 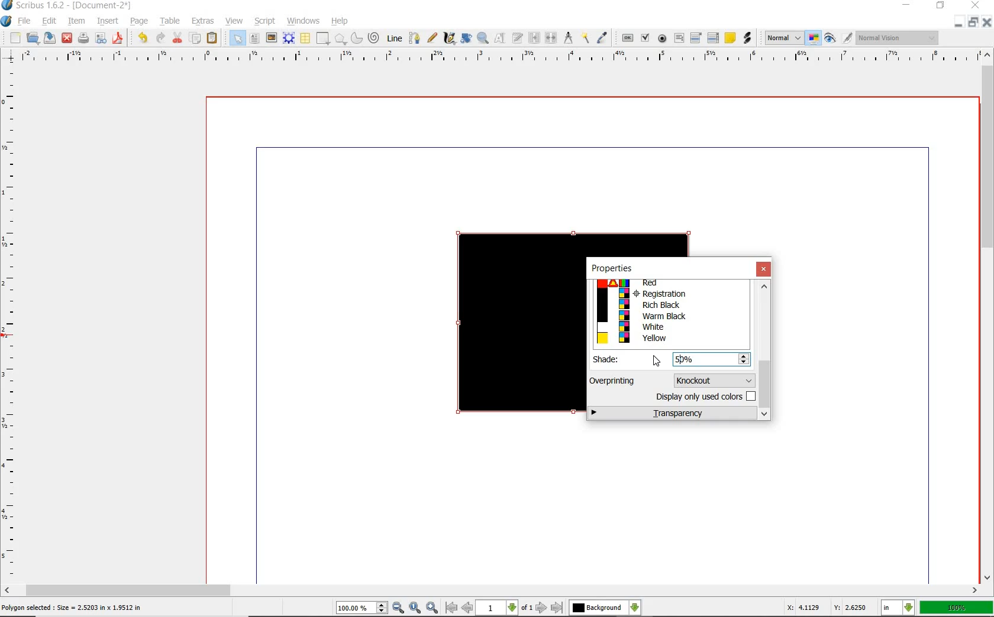 I want to click on table, so click(x=305, y=38).